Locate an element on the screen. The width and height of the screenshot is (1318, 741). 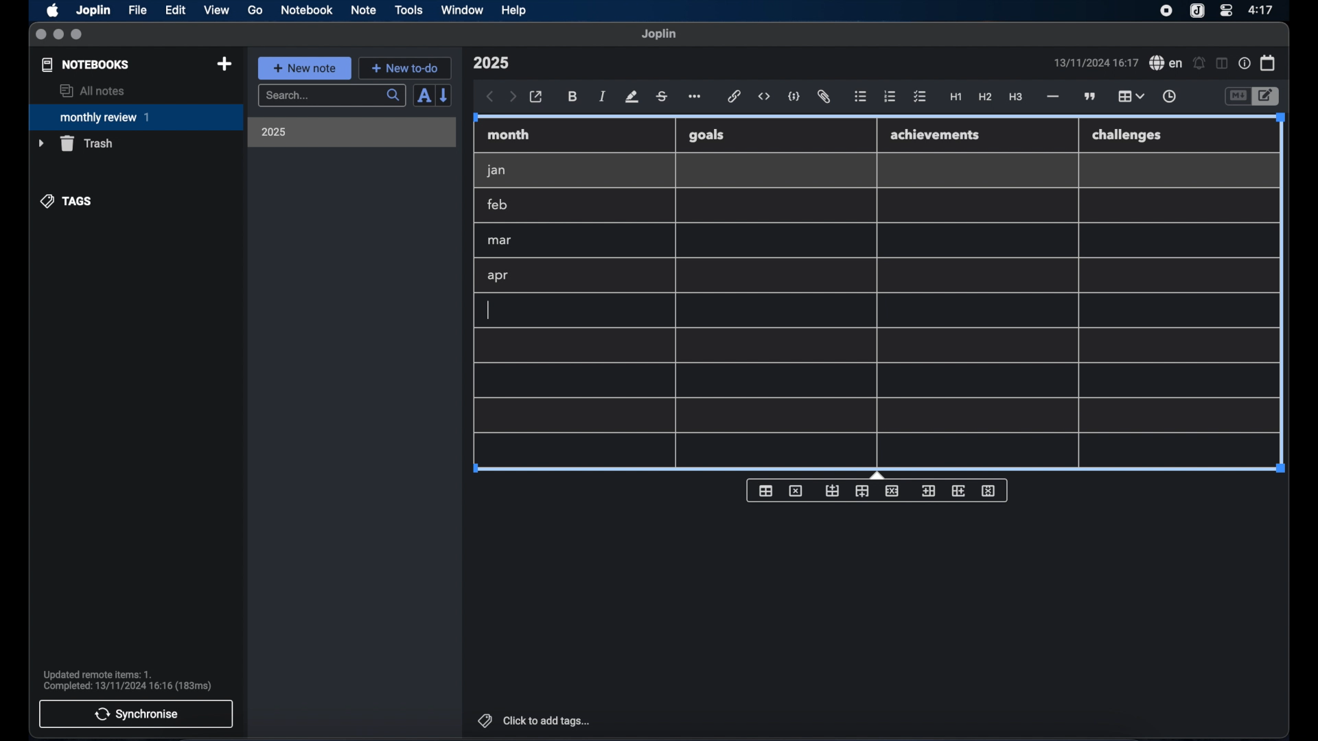
back is located at coordinates (490, 97).